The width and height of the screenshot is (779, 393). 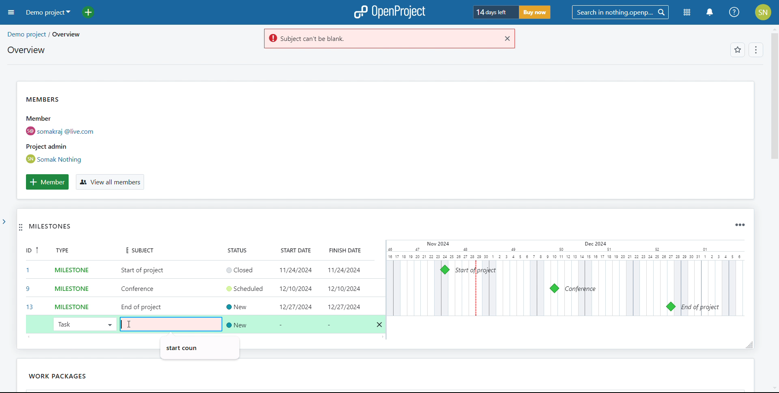 What do you see at coordinates (332, 288) in the screenshot?
I see `set start and end date` at bounding box center [332, 288].